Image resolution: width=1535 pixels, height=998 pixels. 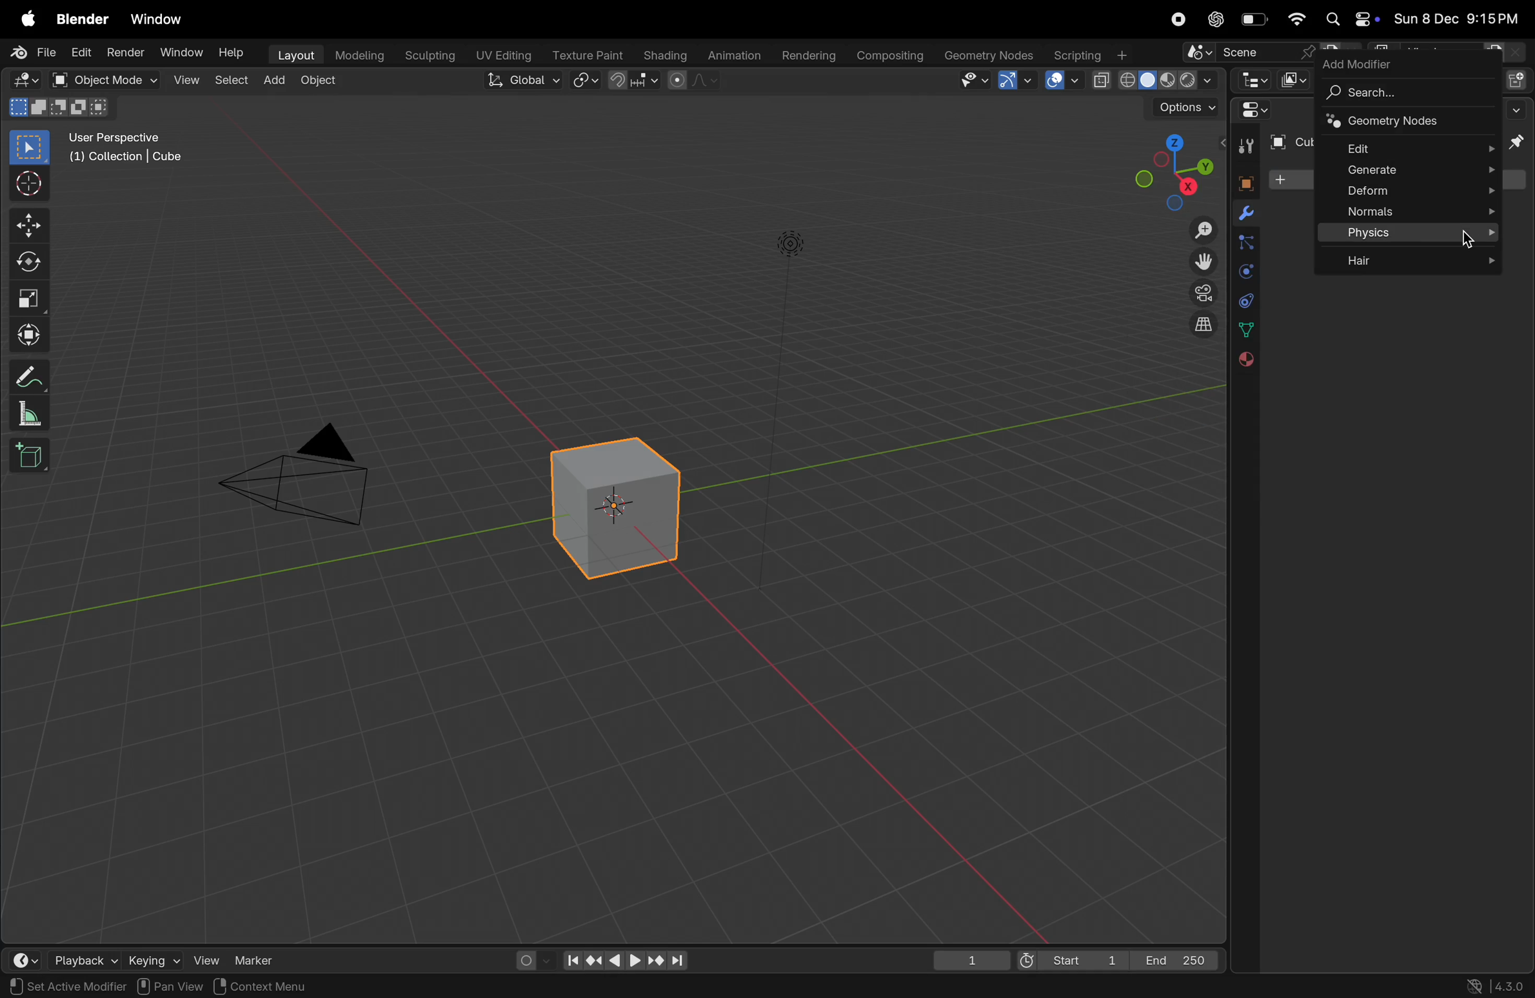 What do you see at coordinates (1402, 93) in the screenshot?
I see `search` at bounding box center [1402, 93].